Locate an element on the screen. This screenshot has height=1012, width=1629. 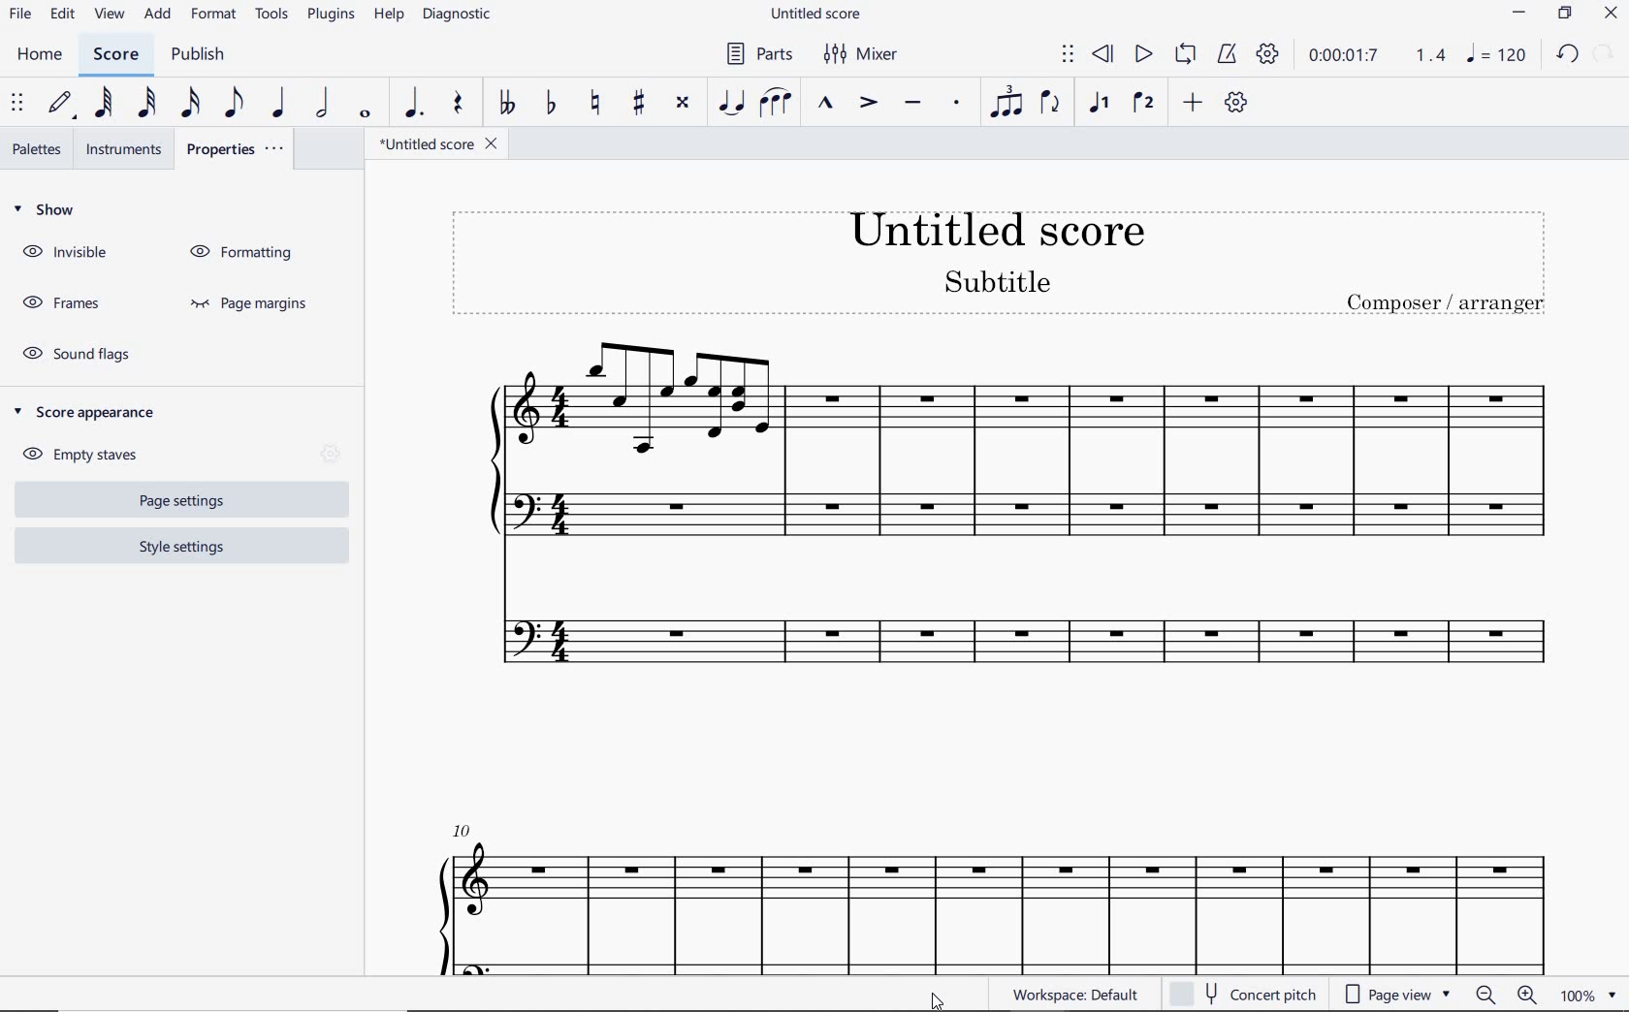
FLIP DIRECTION is located at coordinates (1052, 104).